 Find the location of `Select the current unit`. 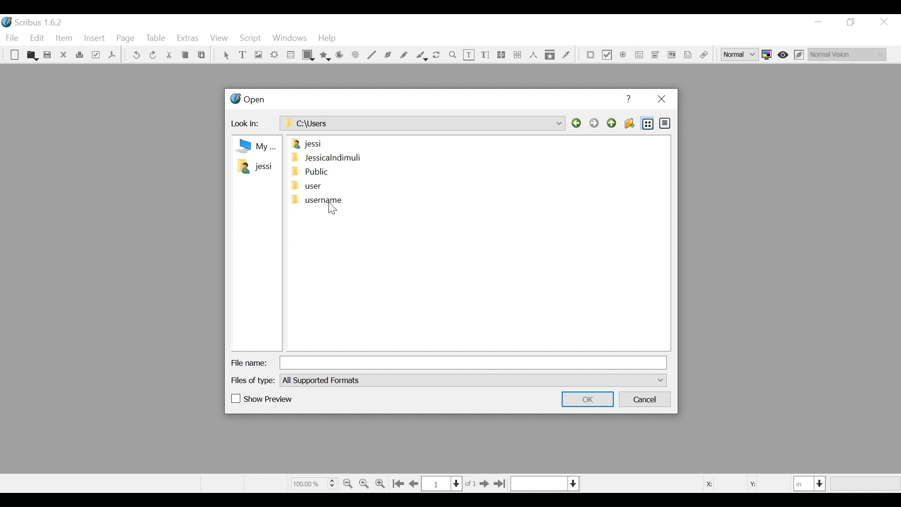

Select the current unit is located at coordinates (810, 483).